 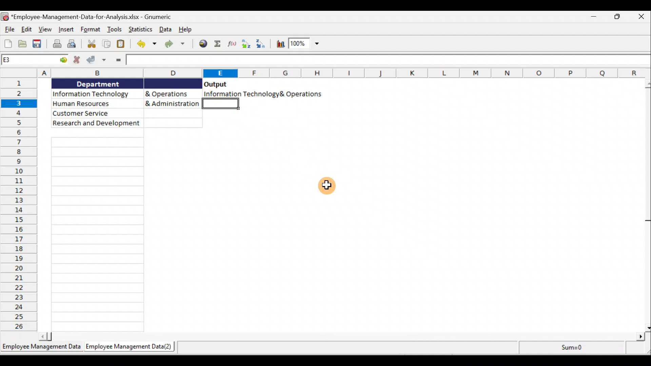 What do you see at coordinates (91, 29) in the screenshot?
I see `Format` at bounding box center [91, 29].